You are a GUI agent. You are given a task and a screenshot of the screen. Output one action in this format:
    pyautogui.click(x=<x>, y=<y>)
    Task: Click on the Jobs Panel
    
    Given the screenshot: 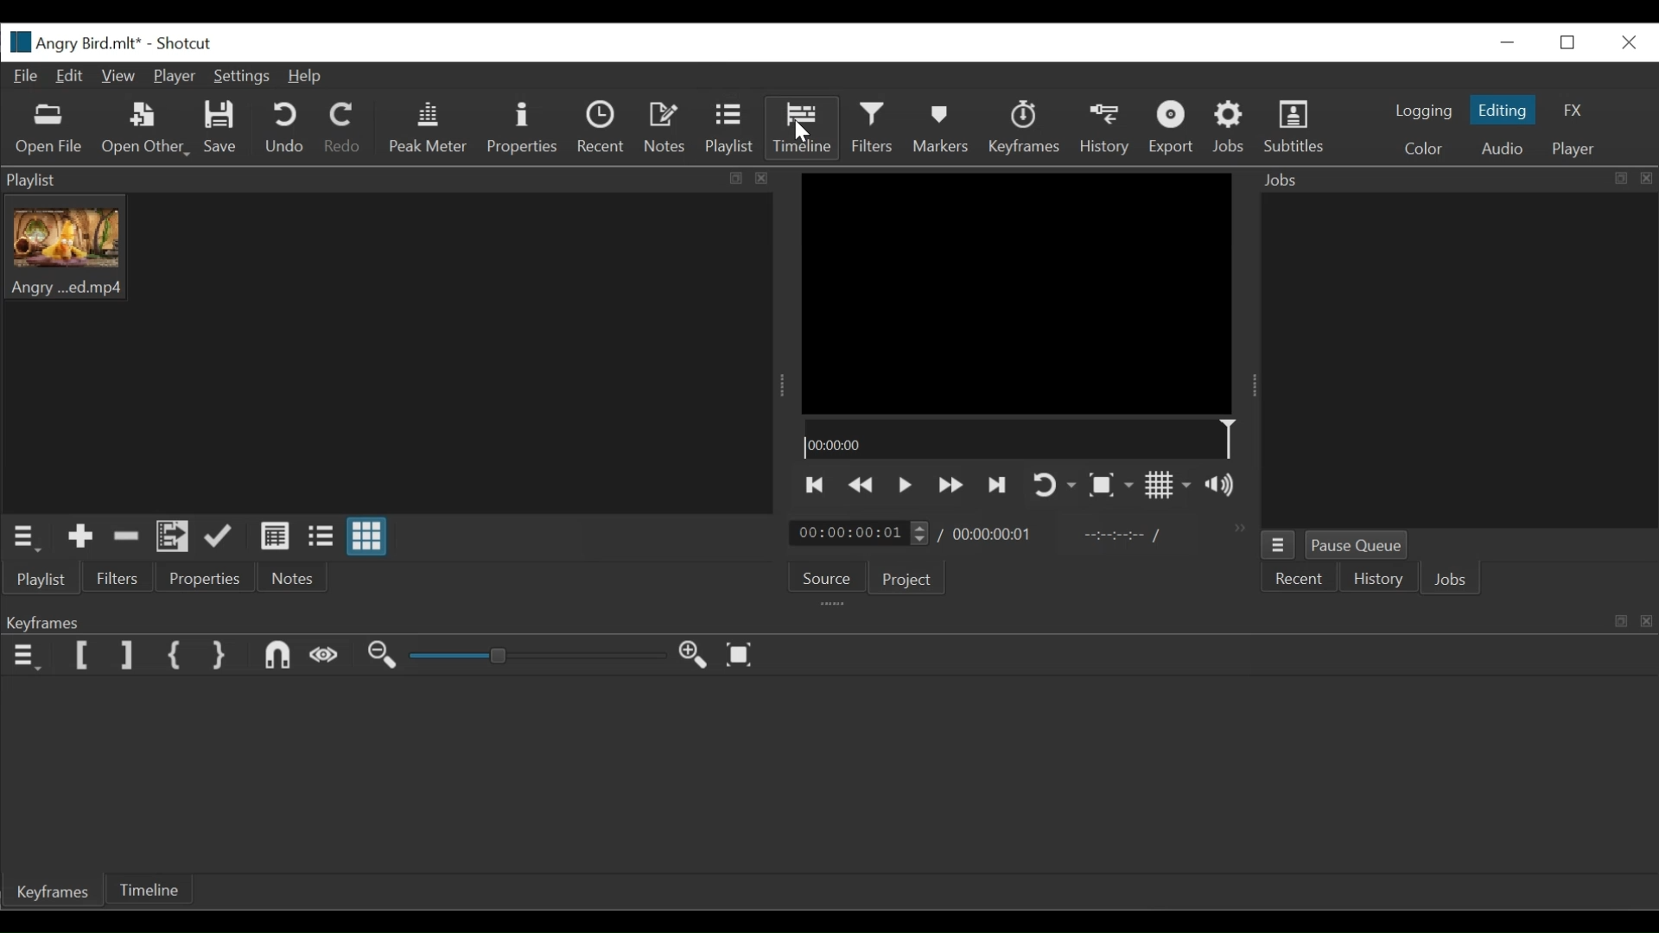 What is the action you would take?
    pyautogui.click(x=1458, y=180)
    